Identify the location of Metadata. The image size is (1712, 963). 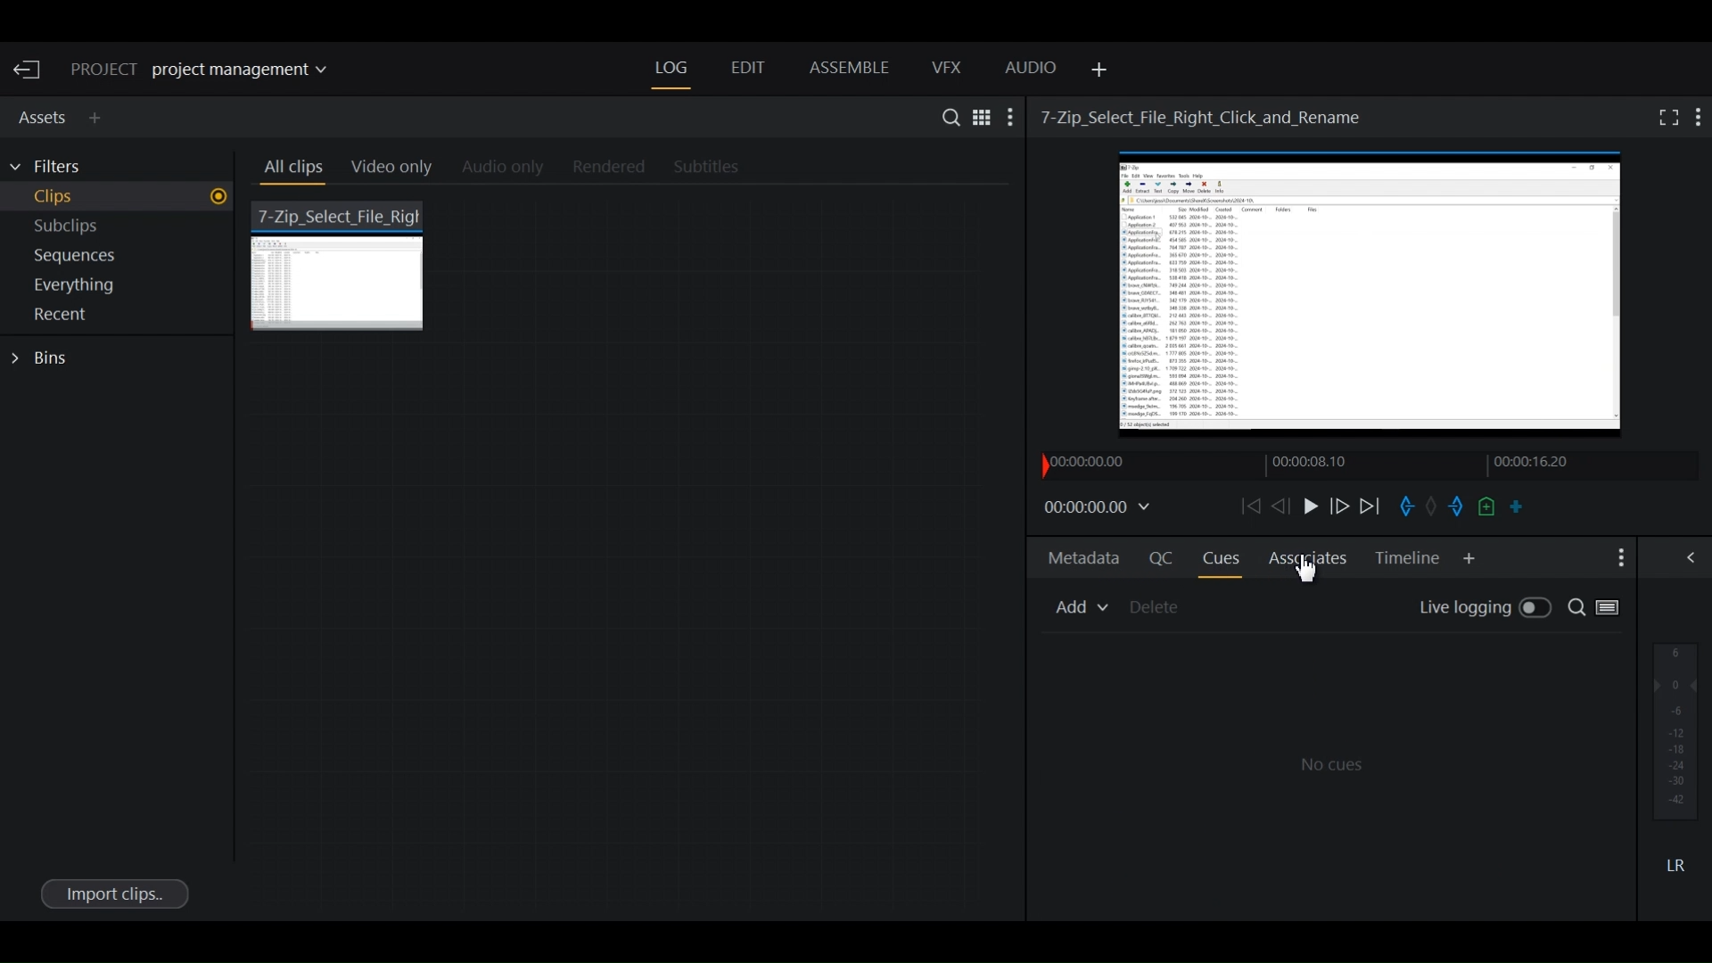
(1084, 561).